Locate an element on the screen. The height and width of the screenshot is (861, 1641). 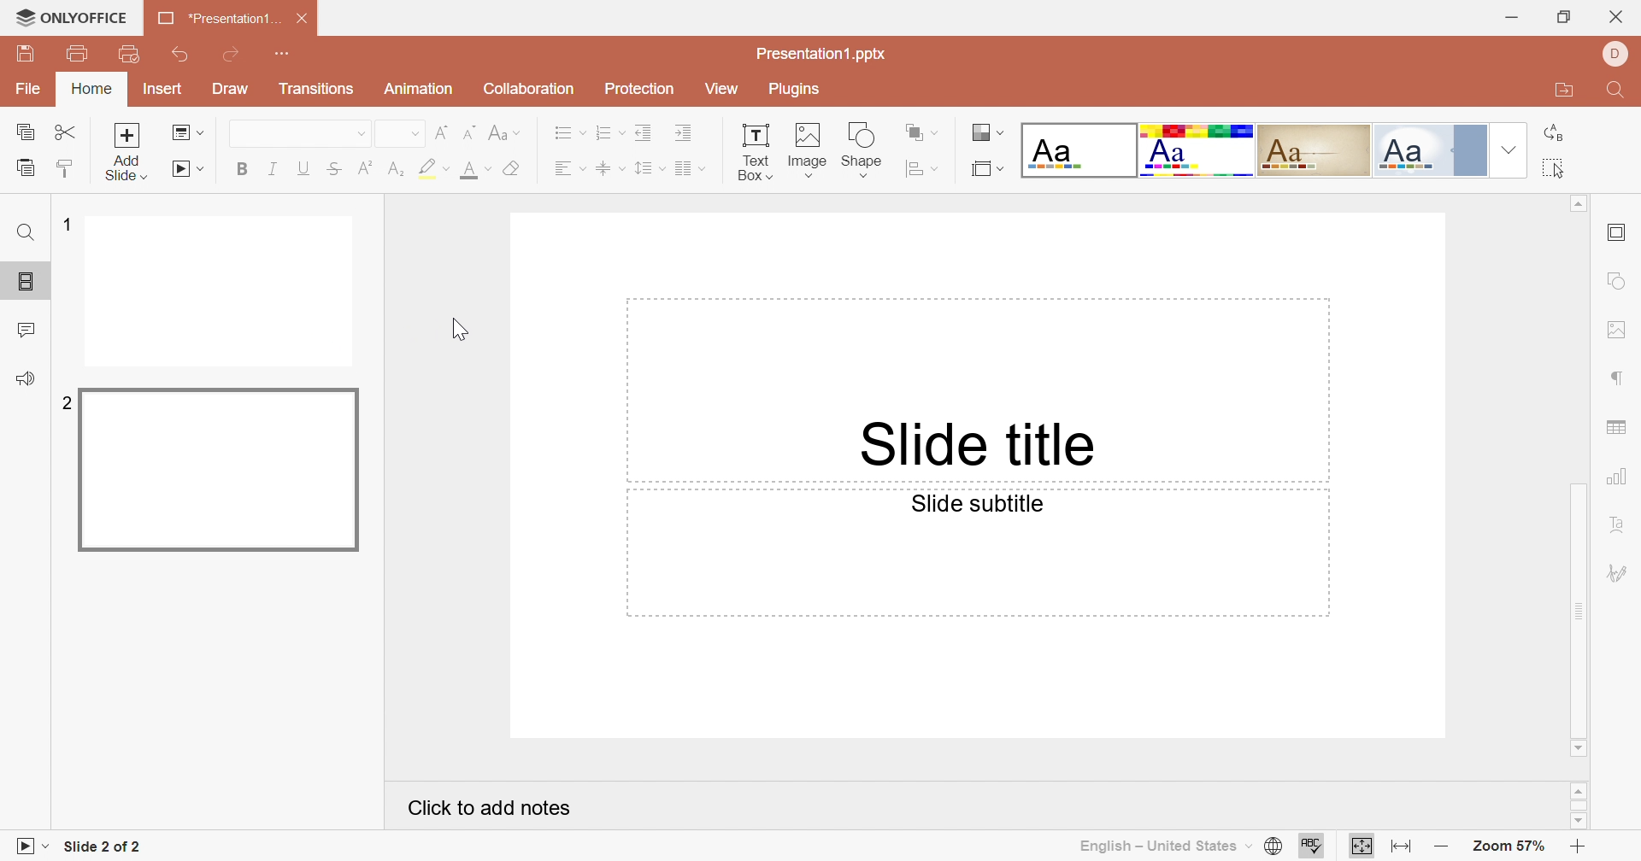
Slide subtitle is located at coordinates (974, 506).